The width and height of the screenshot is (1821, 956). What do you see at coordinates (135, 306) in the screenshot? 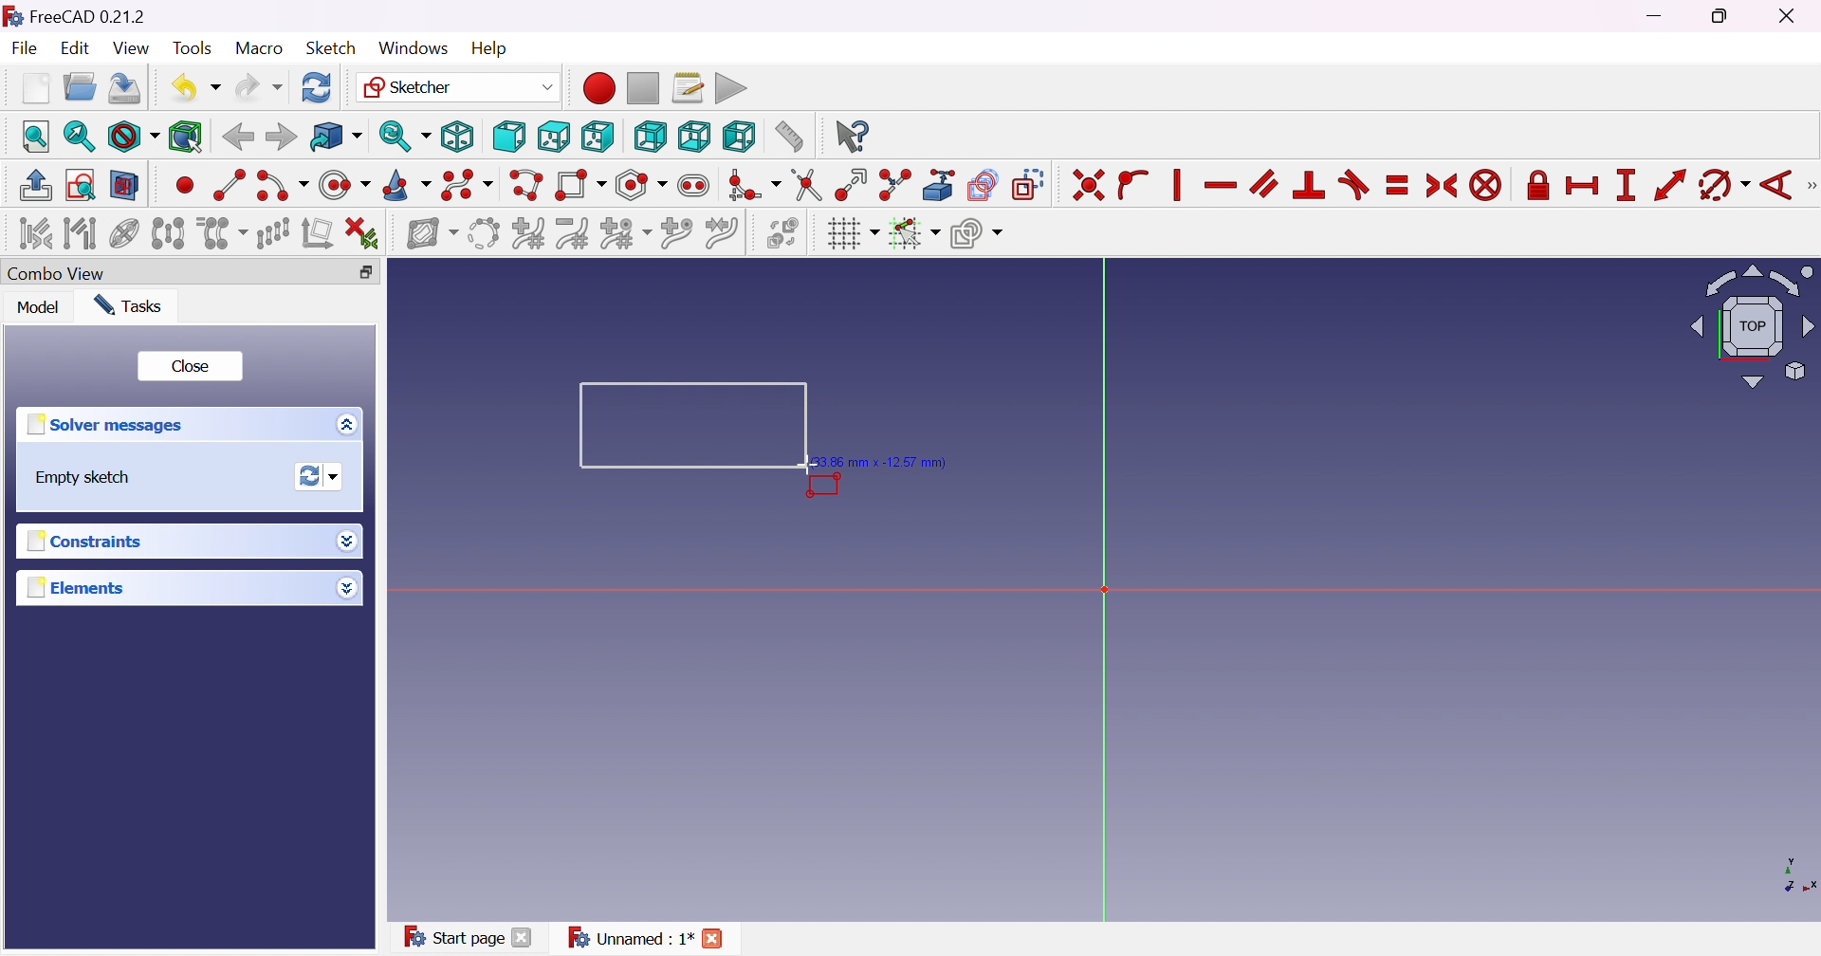
I see `Tasks` at bounding box center [135, 306].